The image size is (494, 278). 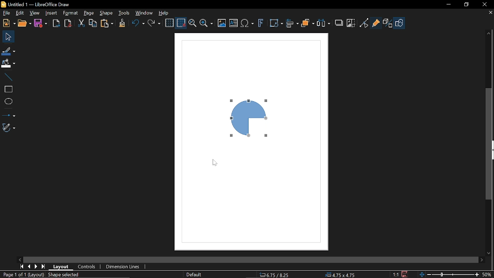 I want to click on Minimize, so click(x=448, y=4).